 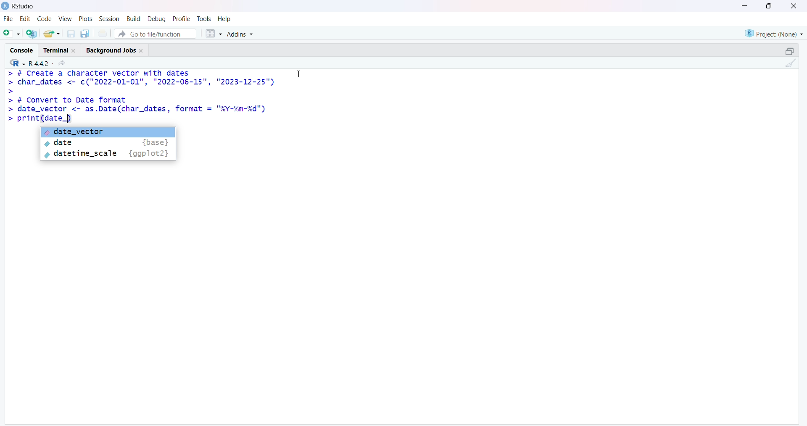 What do you see at coordinates (65, 20) in the screenshot?
I see `View` at bounding box center [65, 20].